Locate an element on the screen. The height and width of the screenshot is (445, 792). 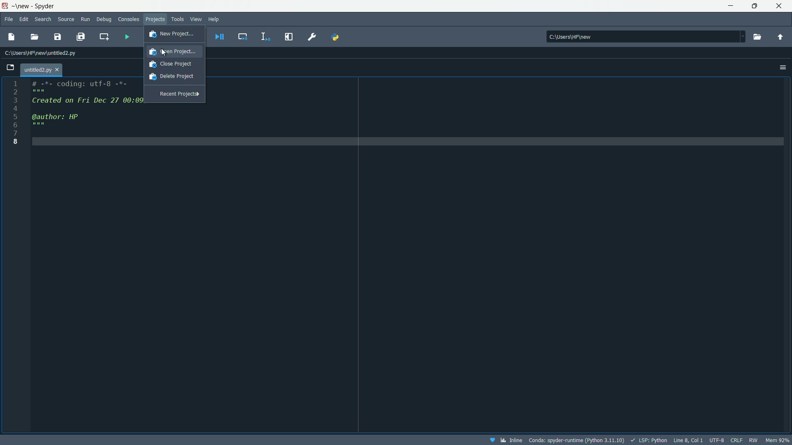
Run file (F5) is located at coordinates (126, 35).